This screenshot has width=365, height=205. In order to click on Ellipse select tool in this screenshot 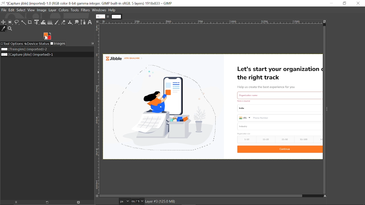, I will do `click(10, 23)`.